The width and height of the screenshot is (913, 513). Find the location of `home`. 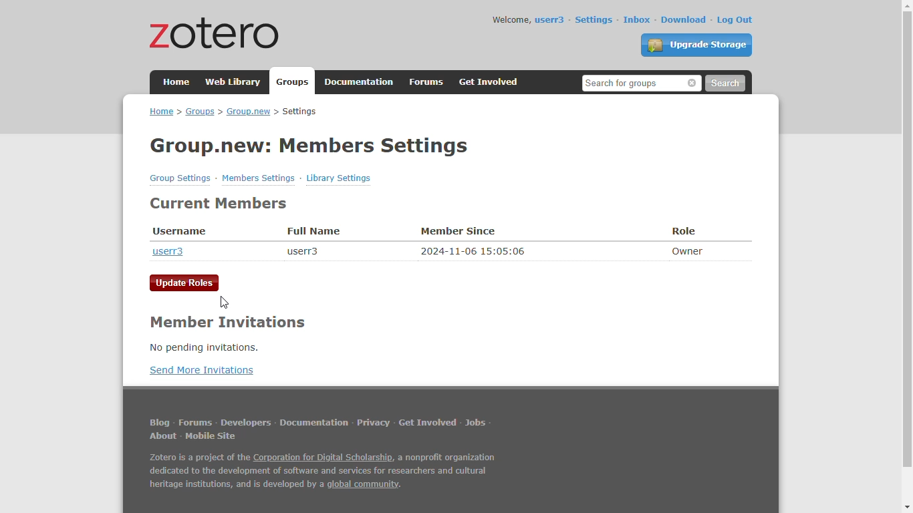

home is located at coordinates (177, 81).